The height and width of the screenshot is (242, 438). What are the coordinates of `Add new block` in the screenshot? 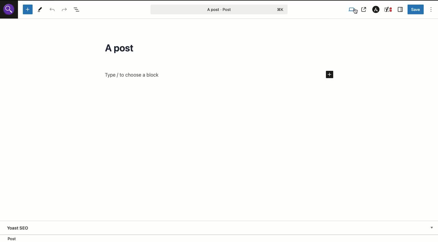 It's located at (330, 75).